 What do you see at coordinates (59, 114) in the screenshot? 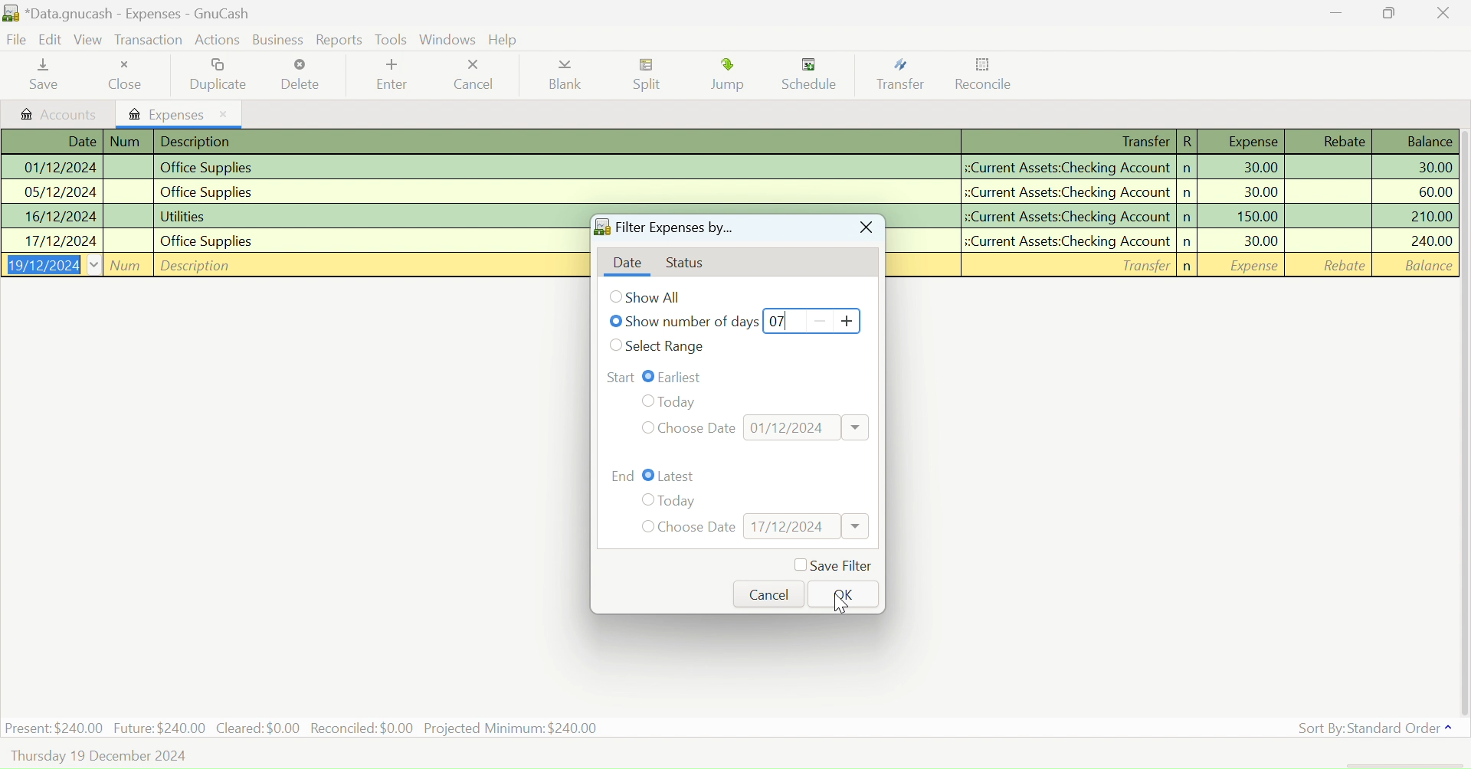
I see `Accounts` at bounding box center [59, 114].